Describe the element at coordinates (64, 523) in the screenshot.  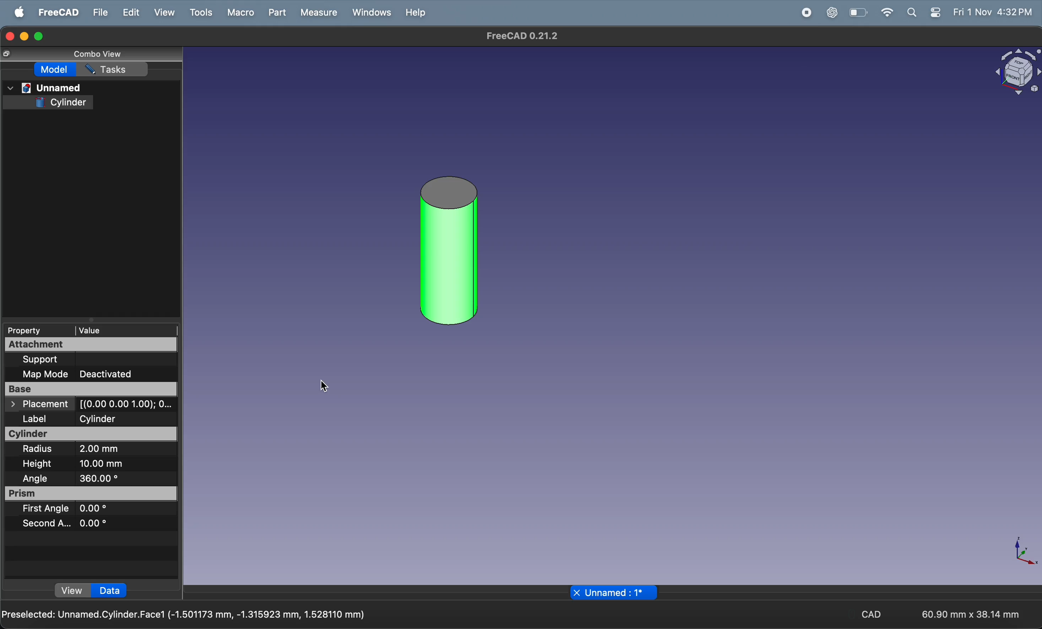
I see `Second A... 0.00°` at that location.